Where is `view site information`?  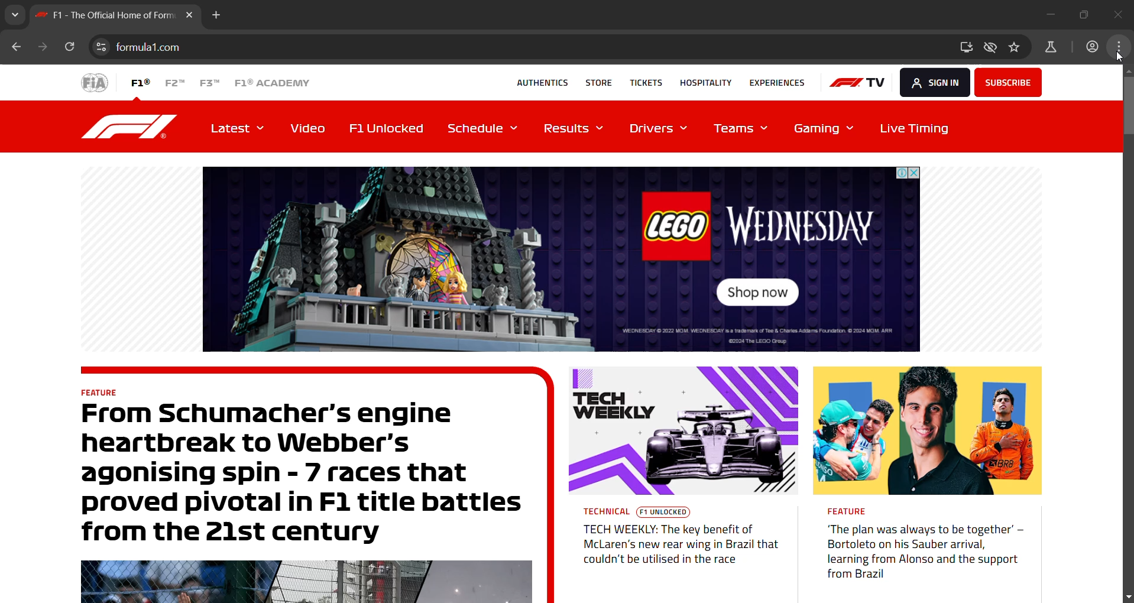
view site information is located at coordinates (102, 47).